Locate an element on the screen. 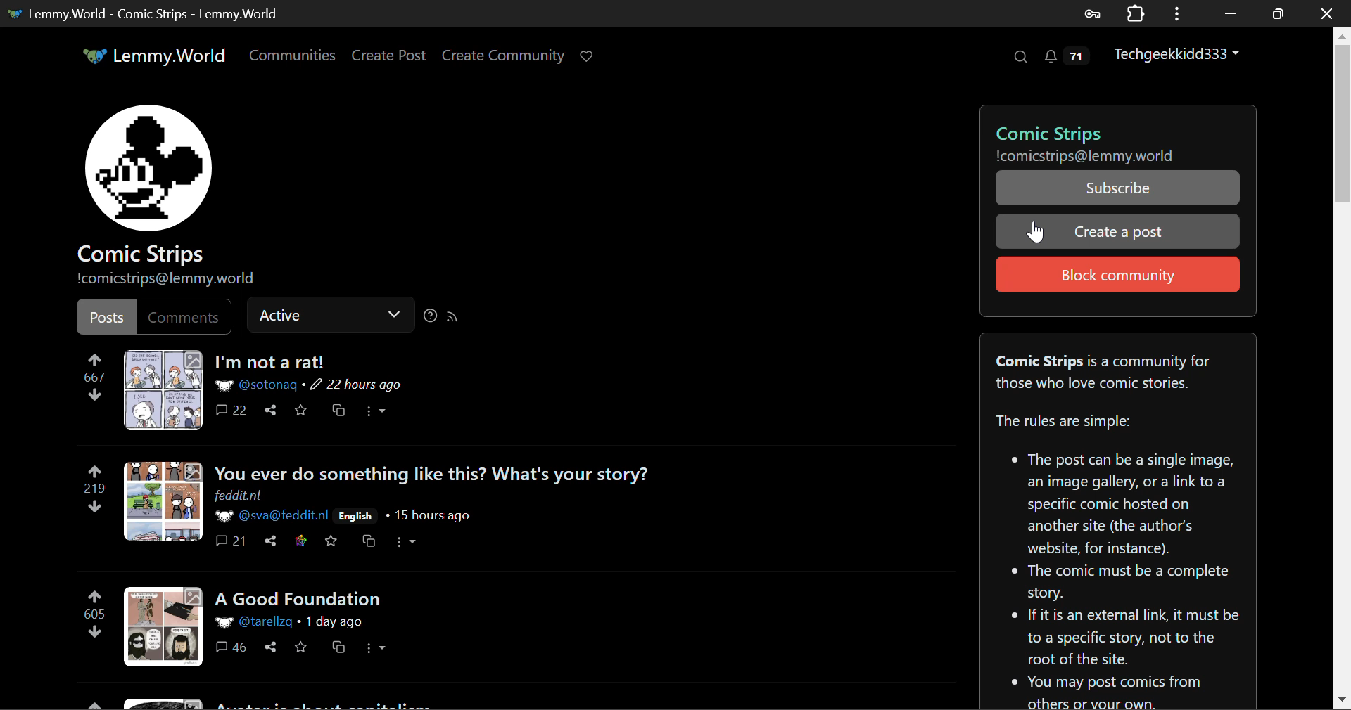 This screenshot has height=710, width=1351. Comments Filter Unselected is located at coordinates (186, 316).